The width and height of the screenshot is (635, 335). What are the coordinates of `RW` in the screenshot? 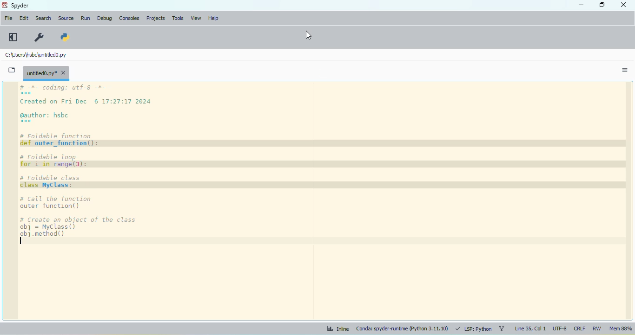 It's located at (597, 329).